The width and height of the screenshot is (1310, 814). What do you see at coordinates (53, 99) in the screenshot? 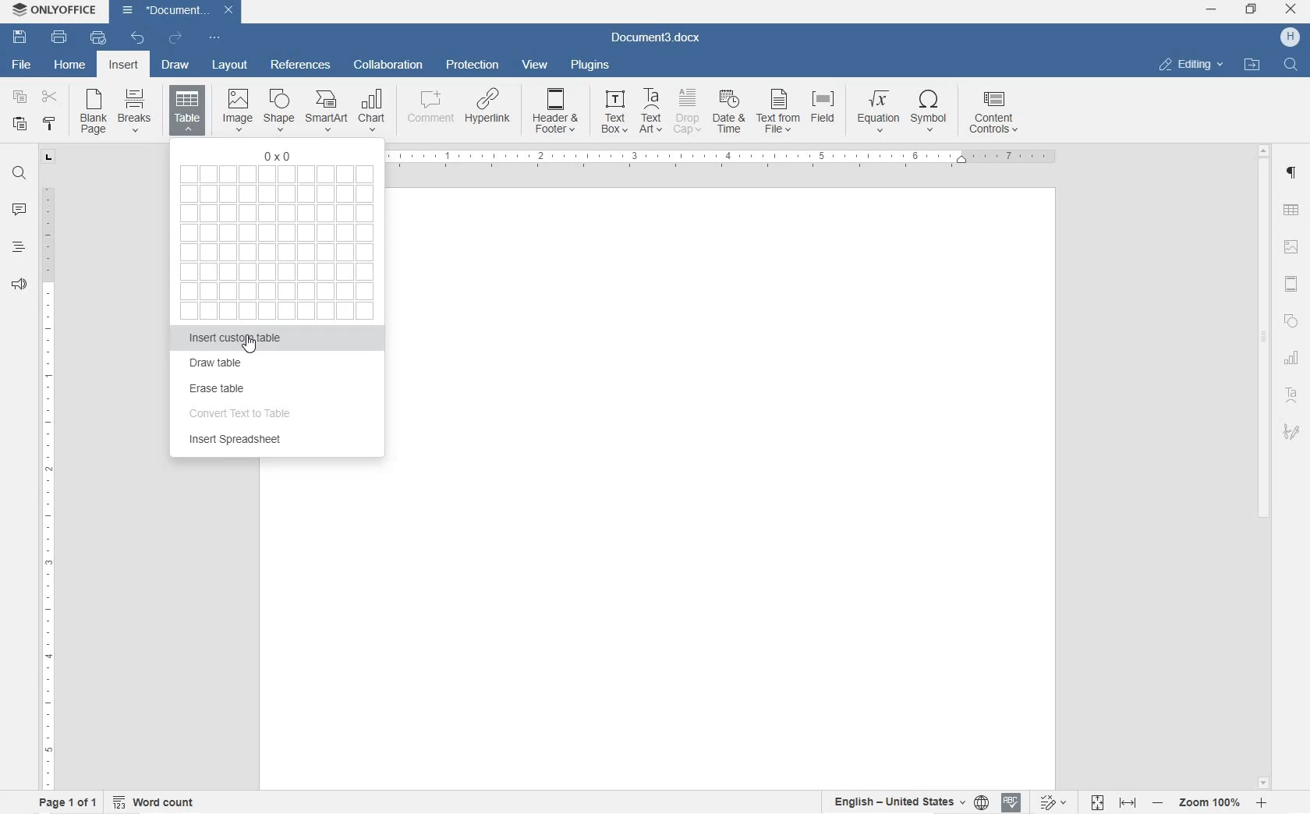
I see `CUT` at bounding box center [53, 99].